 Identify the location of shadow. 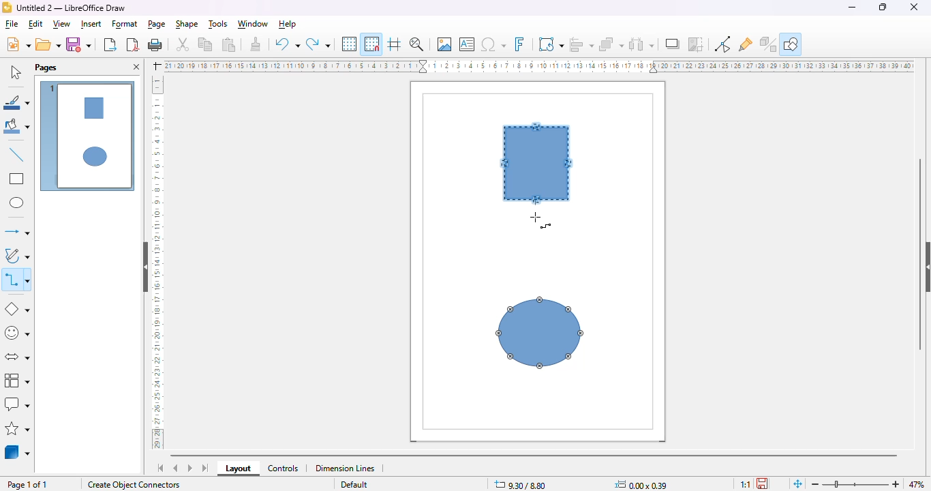
(673, 44).